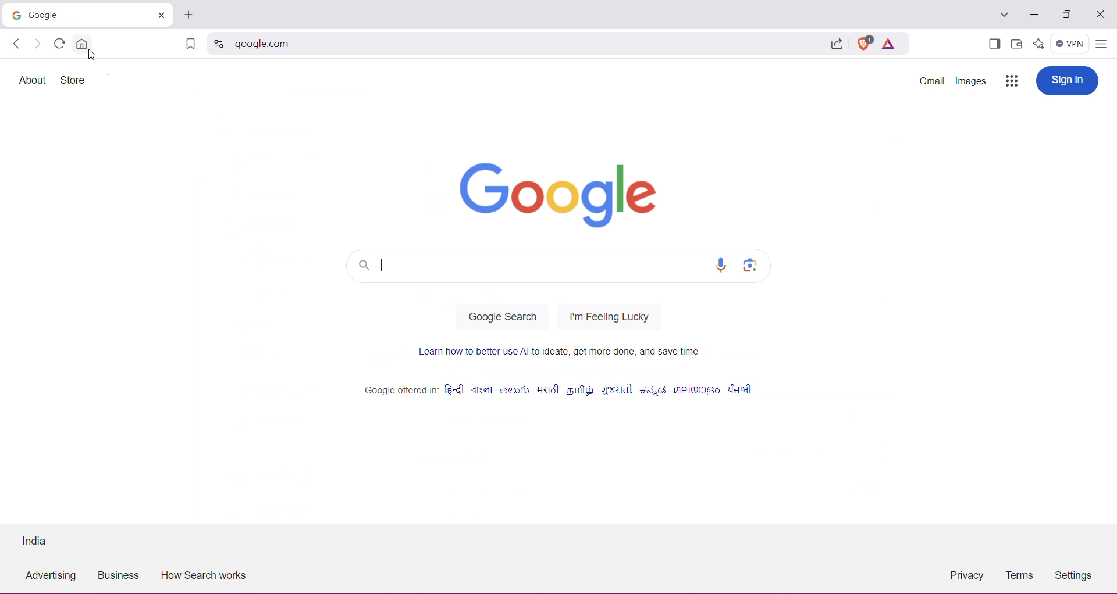 Image resolution: width=1117 pixels, height=594 pixels. What do you see at coordinates (1016, 44) in the screenshot?
I see `Wallet` at bounding box center [1016, 44].